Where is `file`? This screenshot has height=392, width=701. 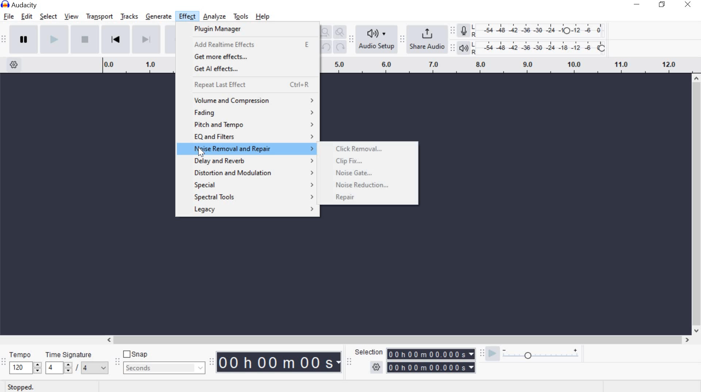 file is located at coordinates (10, 16).